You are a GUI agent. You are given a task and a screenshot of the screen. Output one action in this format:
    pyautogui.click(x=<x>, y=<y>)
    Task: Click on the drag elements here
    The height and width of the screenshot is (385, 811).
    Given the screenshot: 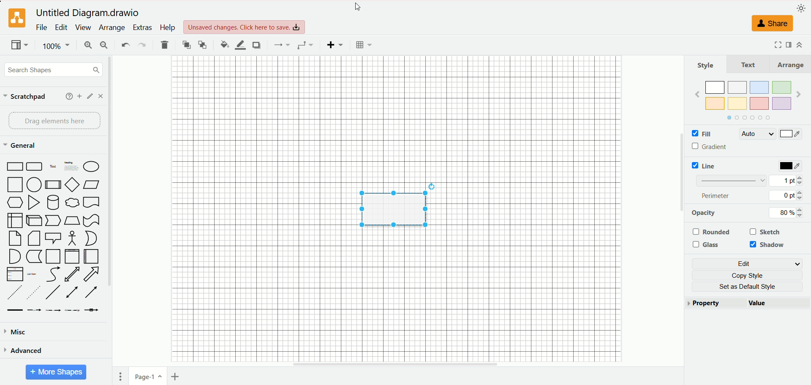 What is the action you would take?
    pyautogui.click(x=55, y=121)
    